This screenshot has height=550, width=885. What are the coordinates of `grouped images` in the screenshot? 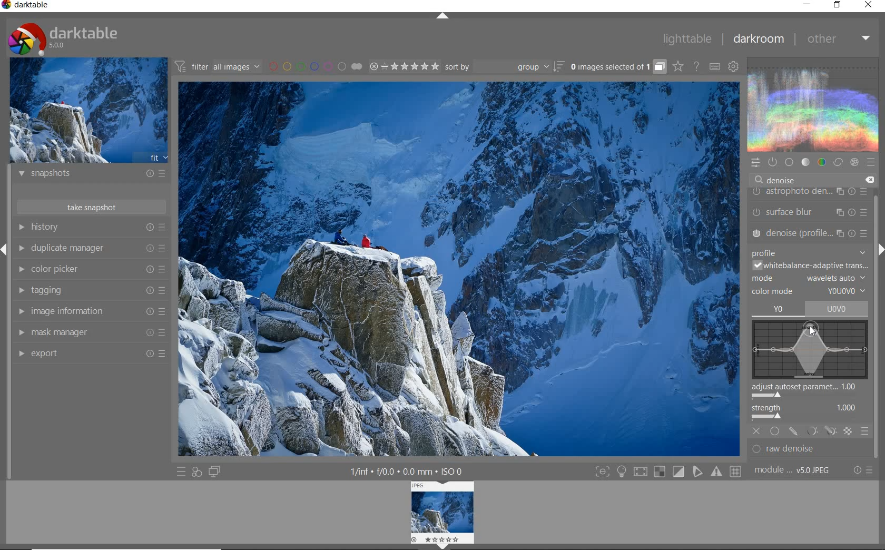 It's located at (618, 66).